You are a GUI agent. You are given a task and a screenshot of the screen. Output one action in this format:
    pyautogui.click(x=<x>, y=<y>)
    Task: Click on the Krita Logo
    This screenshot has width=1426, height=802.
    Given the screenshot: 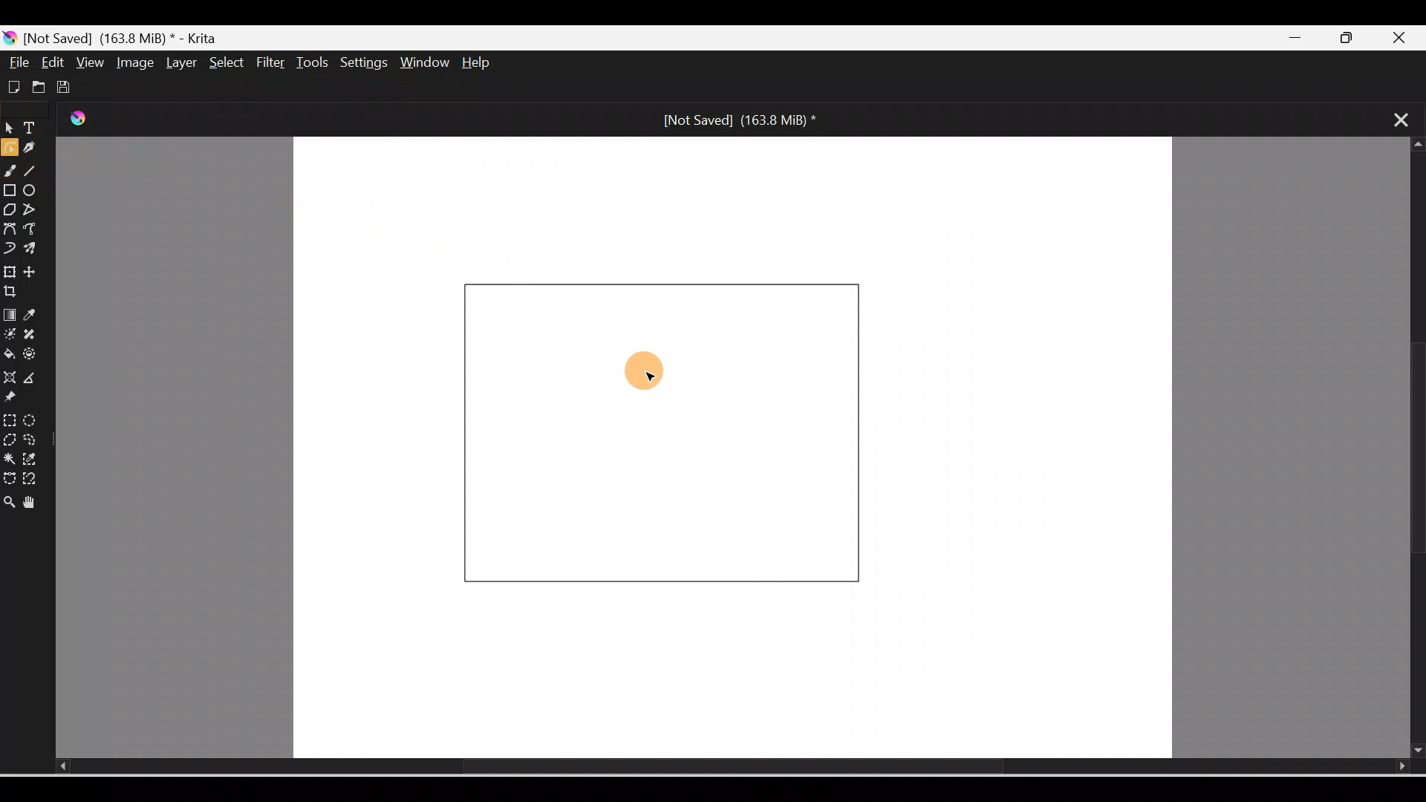 What is the action you would take?
    pyautogui.click(x=85, y=122)
    